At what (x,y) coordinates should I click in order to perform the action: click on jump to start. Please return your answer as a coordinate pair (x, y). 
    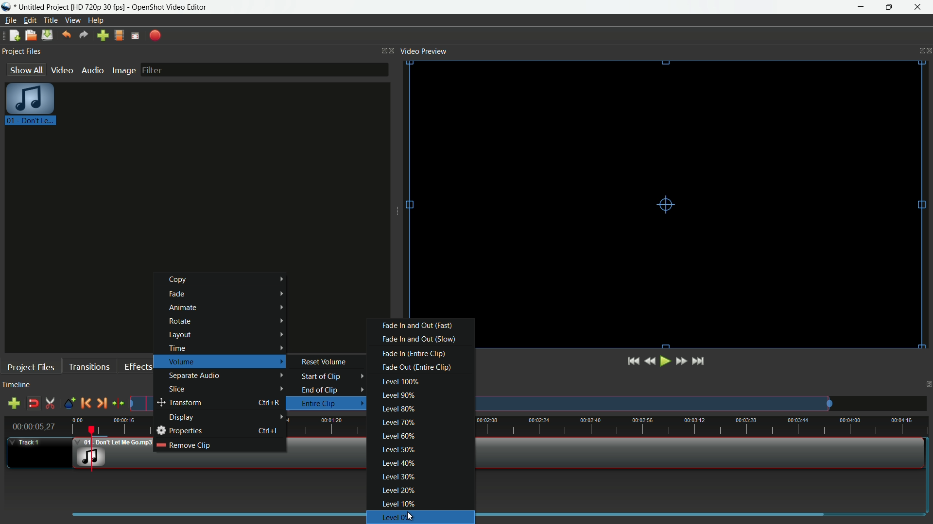
    Looking at the image, I should click on (633, 361).